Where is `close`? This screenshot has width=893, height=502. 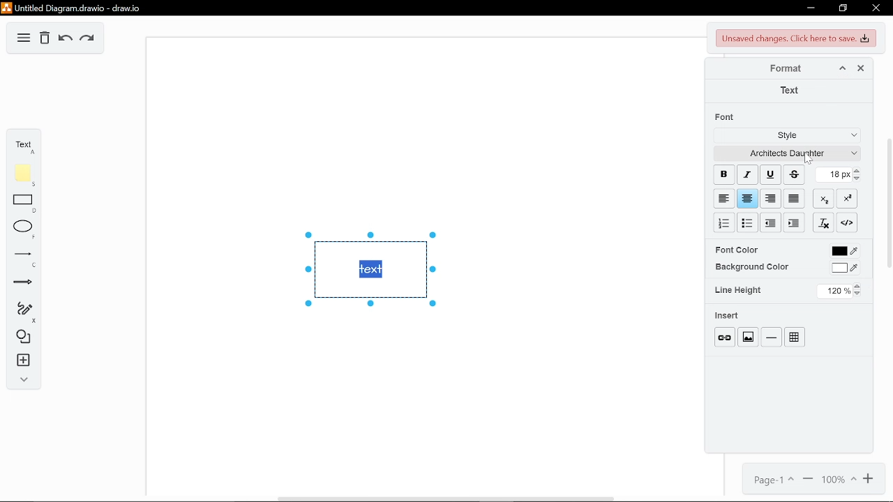
close is located at coordinates (875, 9).